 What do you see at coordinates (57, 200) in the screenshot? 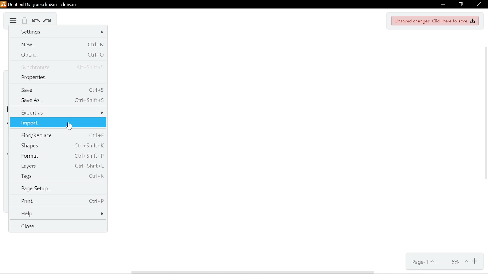
I see `Print (shortcut Ctrl+P)` at bounding box center [57, 200].